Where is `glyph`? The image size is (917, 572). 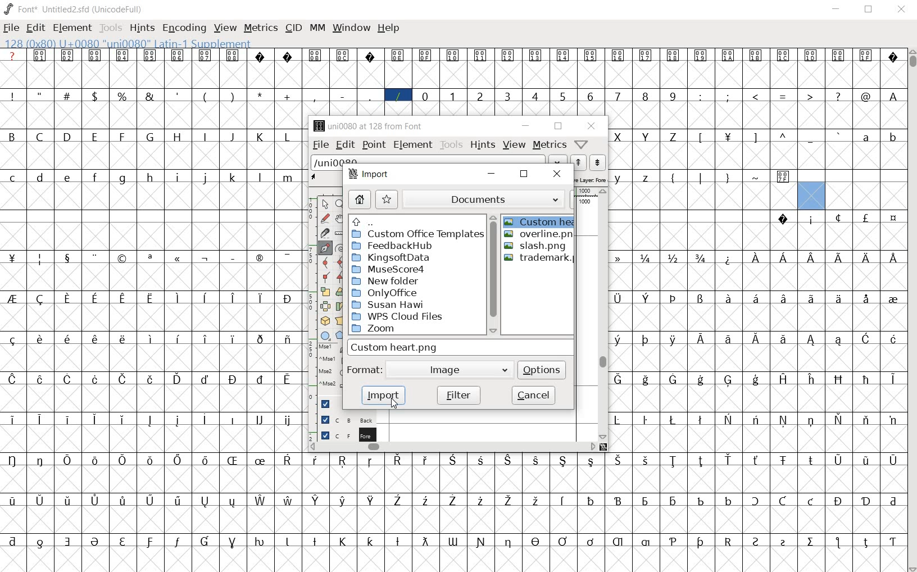
glyph is located at coordinates (453, 56).